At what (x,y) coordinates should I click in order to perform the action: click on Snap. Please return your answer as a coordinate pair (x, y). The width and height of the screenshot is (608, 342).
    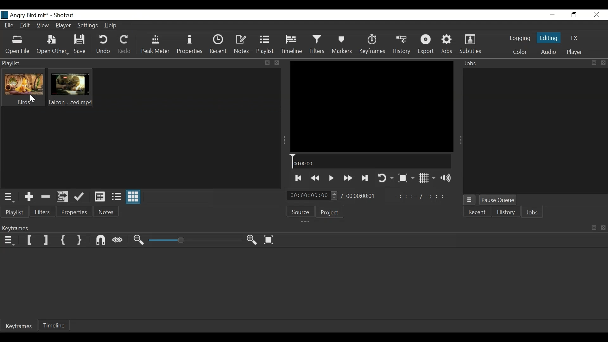
    Looking at the image, I should click on (102, 240).